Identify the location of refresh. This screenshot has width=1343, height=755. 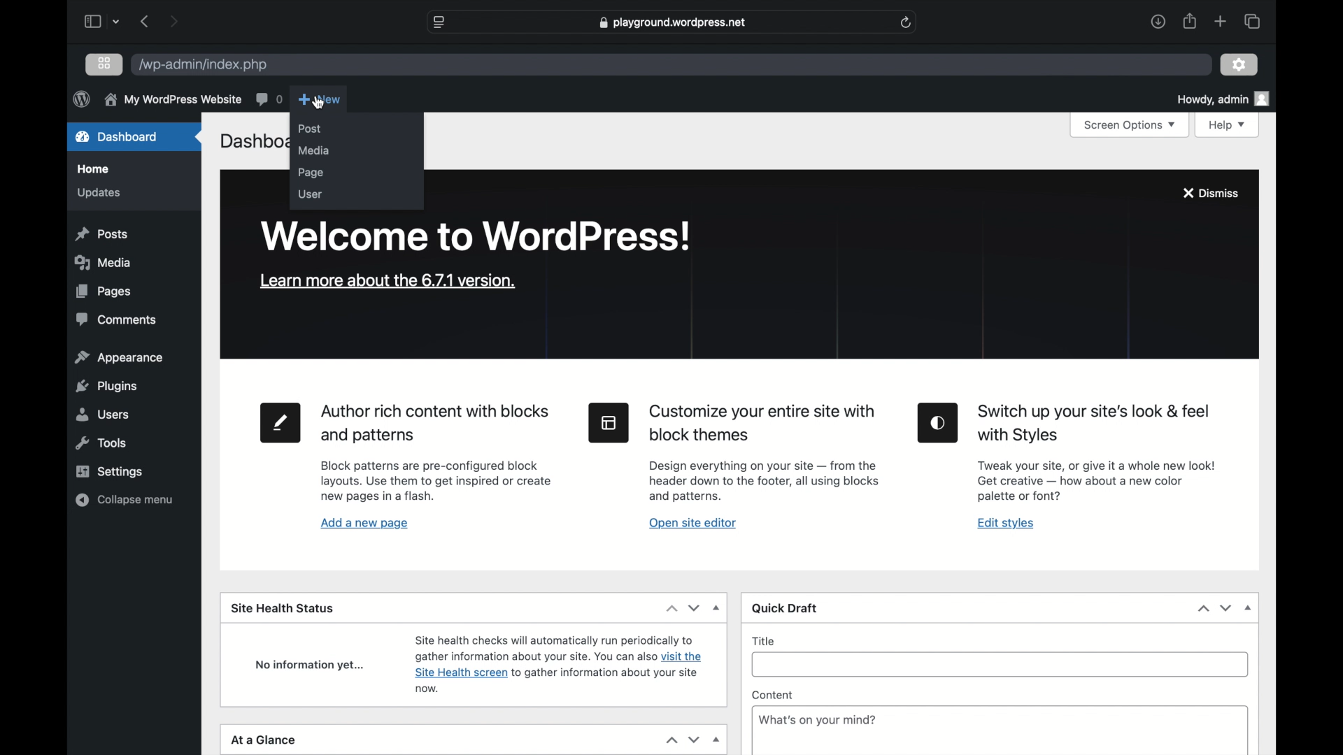
(907, 22).